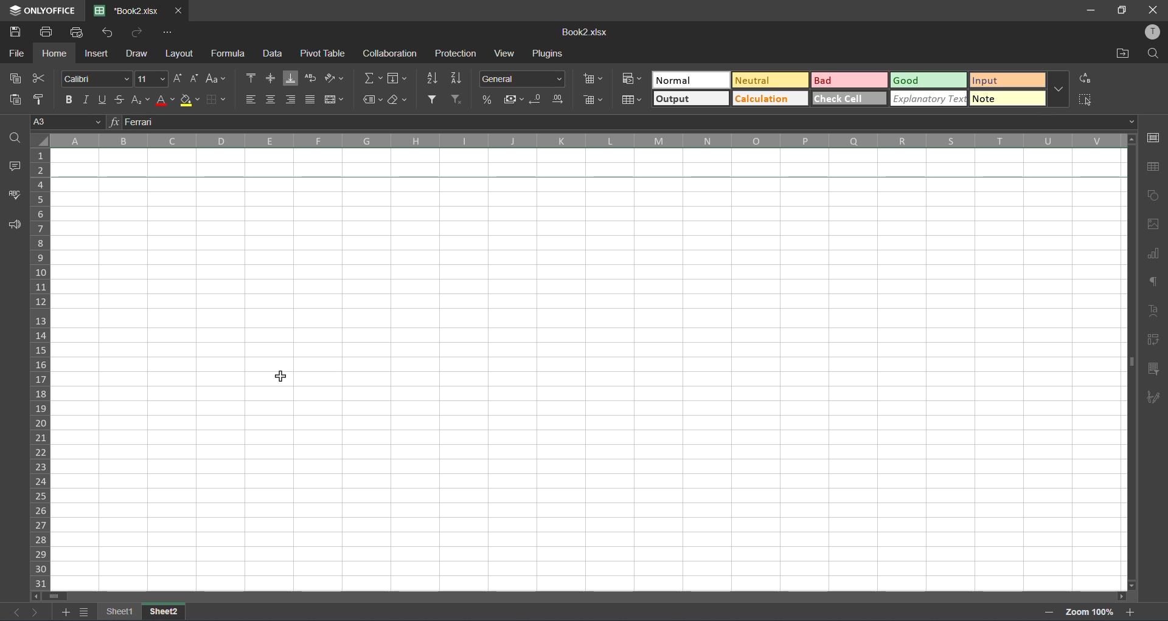  I want to click on check cell, so click(849, 98).